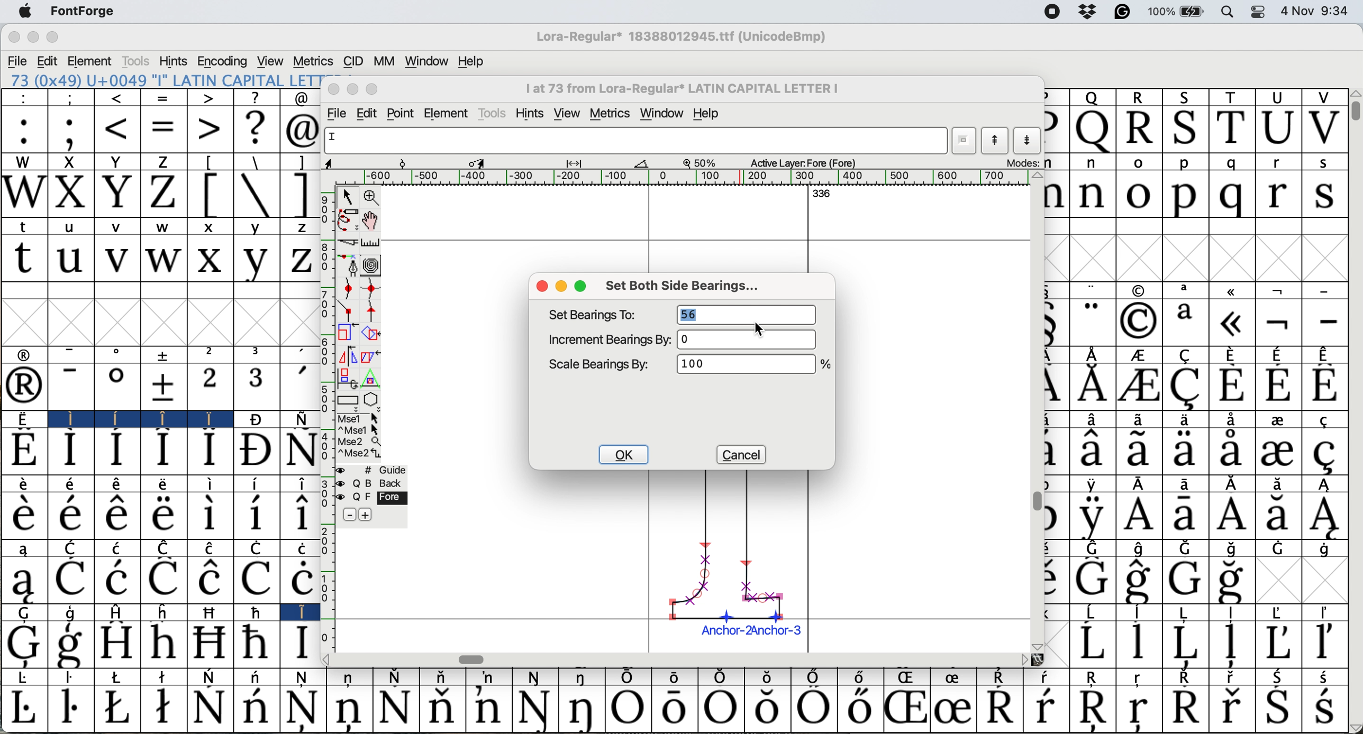  I want to click on Symbol, so click(1144, 548).